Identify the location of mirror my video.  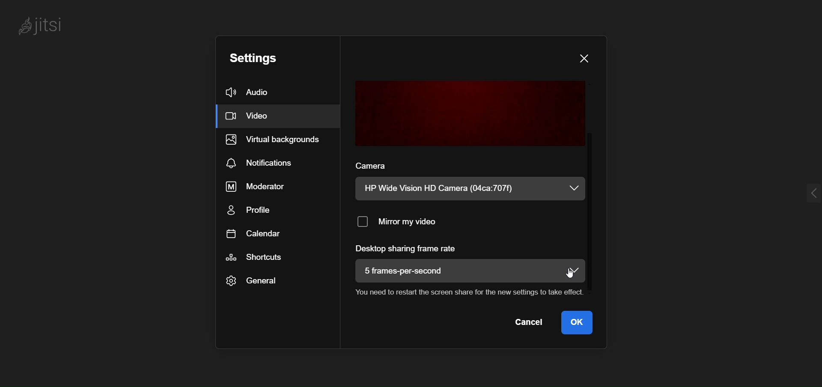
(404, 220).